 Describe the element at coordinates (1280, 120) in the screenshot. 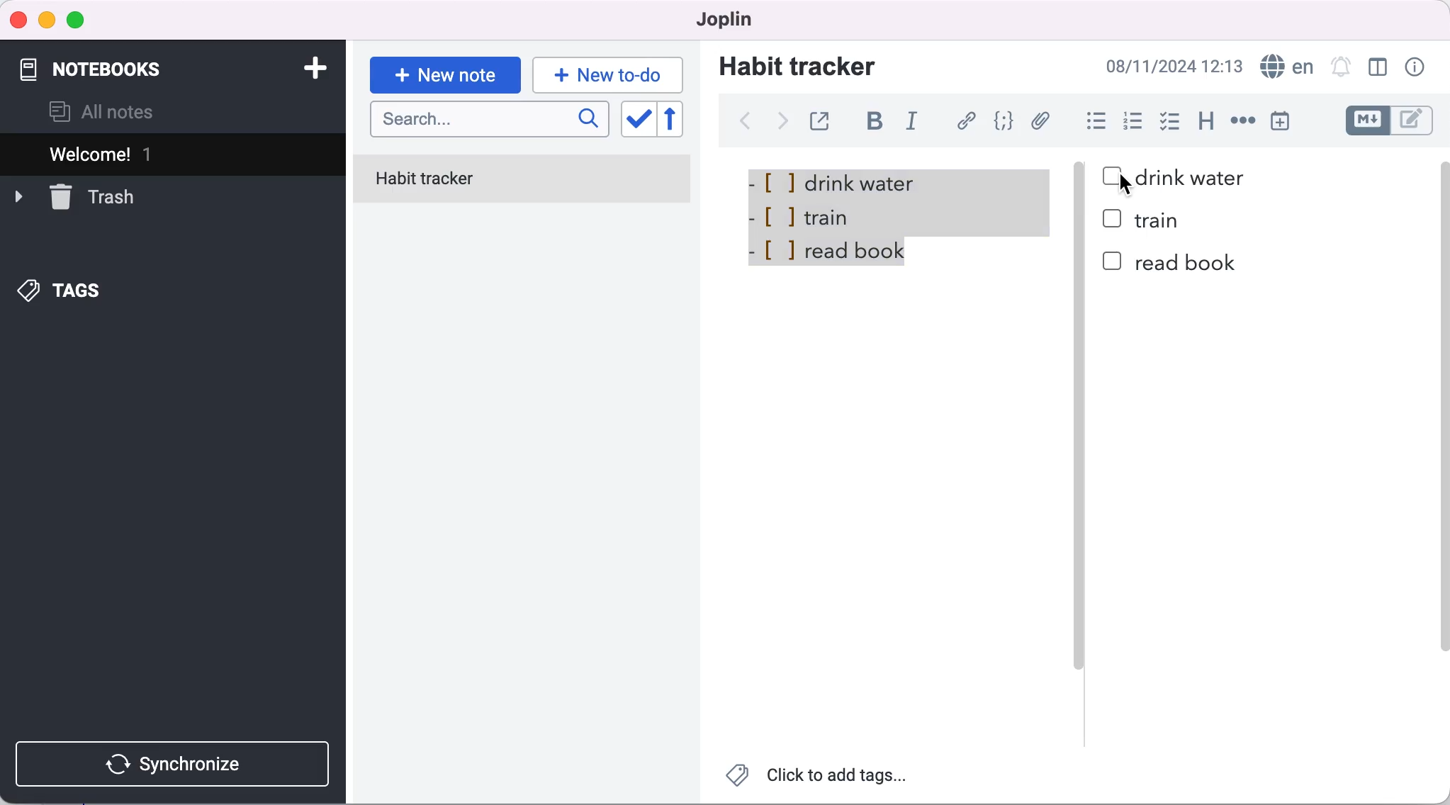

I see `insert time` at that location.